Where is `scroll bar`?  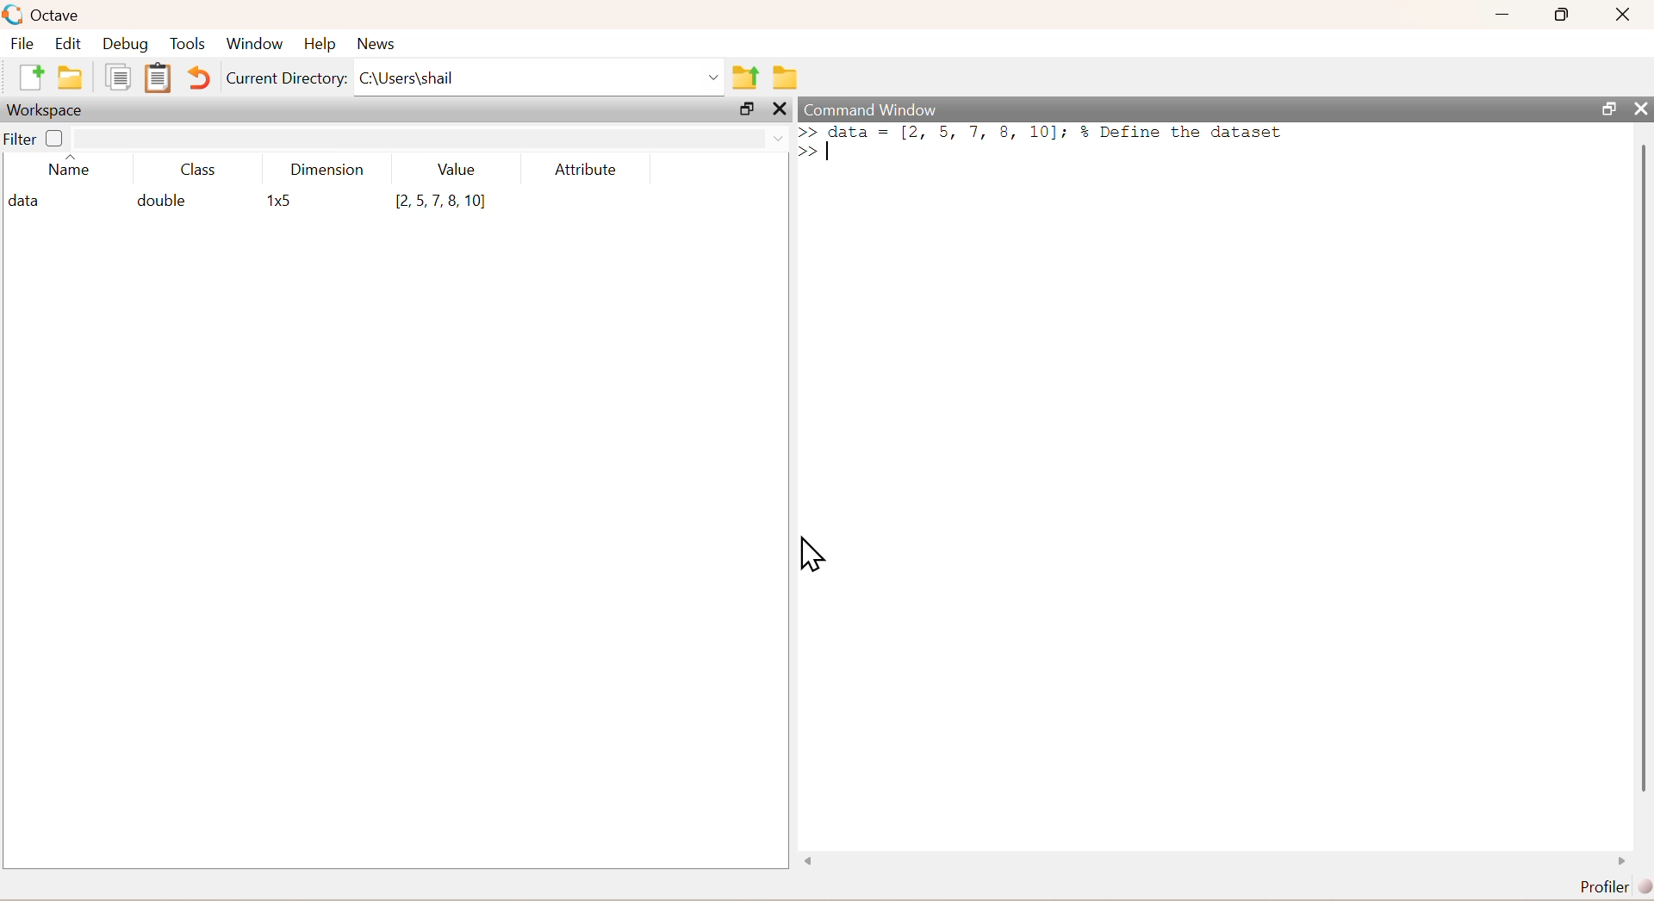
scroll bar is located at coordinates (1643, 471).